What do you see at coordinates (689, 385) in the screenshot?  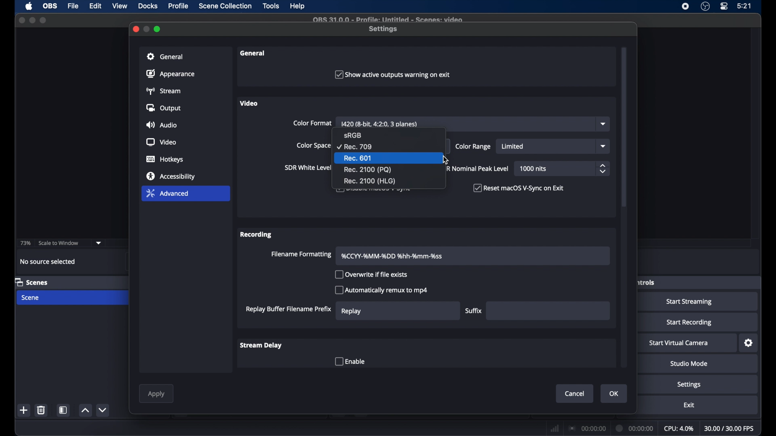 I see `settings` at bounding box center [689, 385].